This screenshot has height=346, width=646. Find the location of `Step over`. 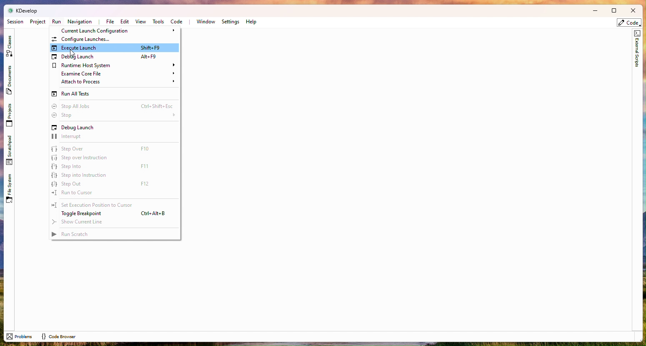

Step over is located at coordinates (103, 148).